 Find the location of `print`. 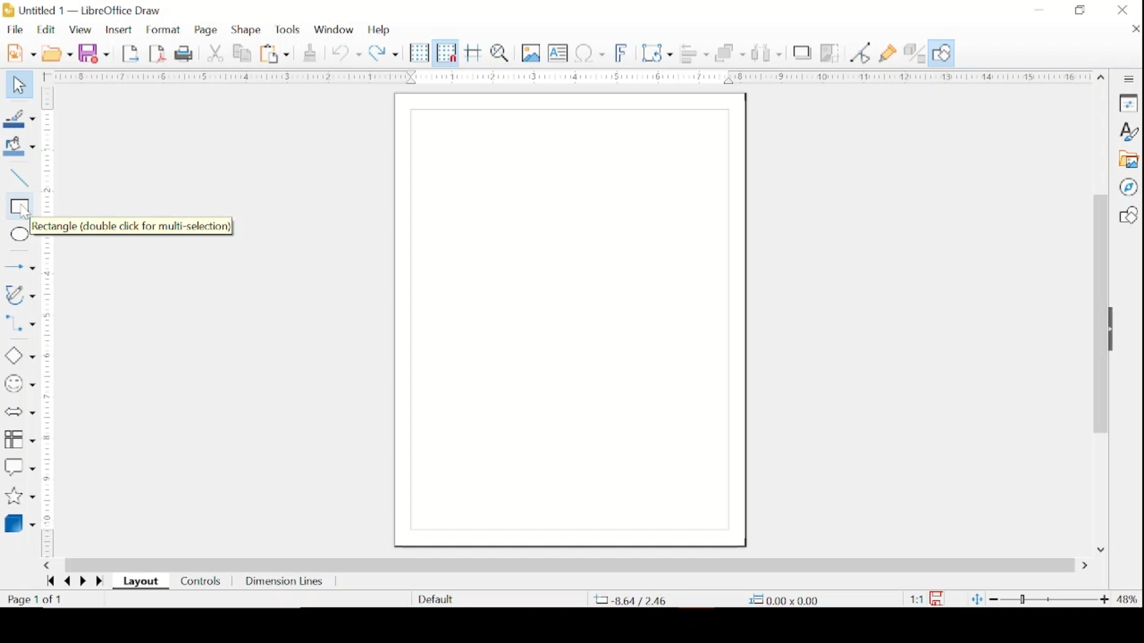

print is located at coordinates (186, 53).